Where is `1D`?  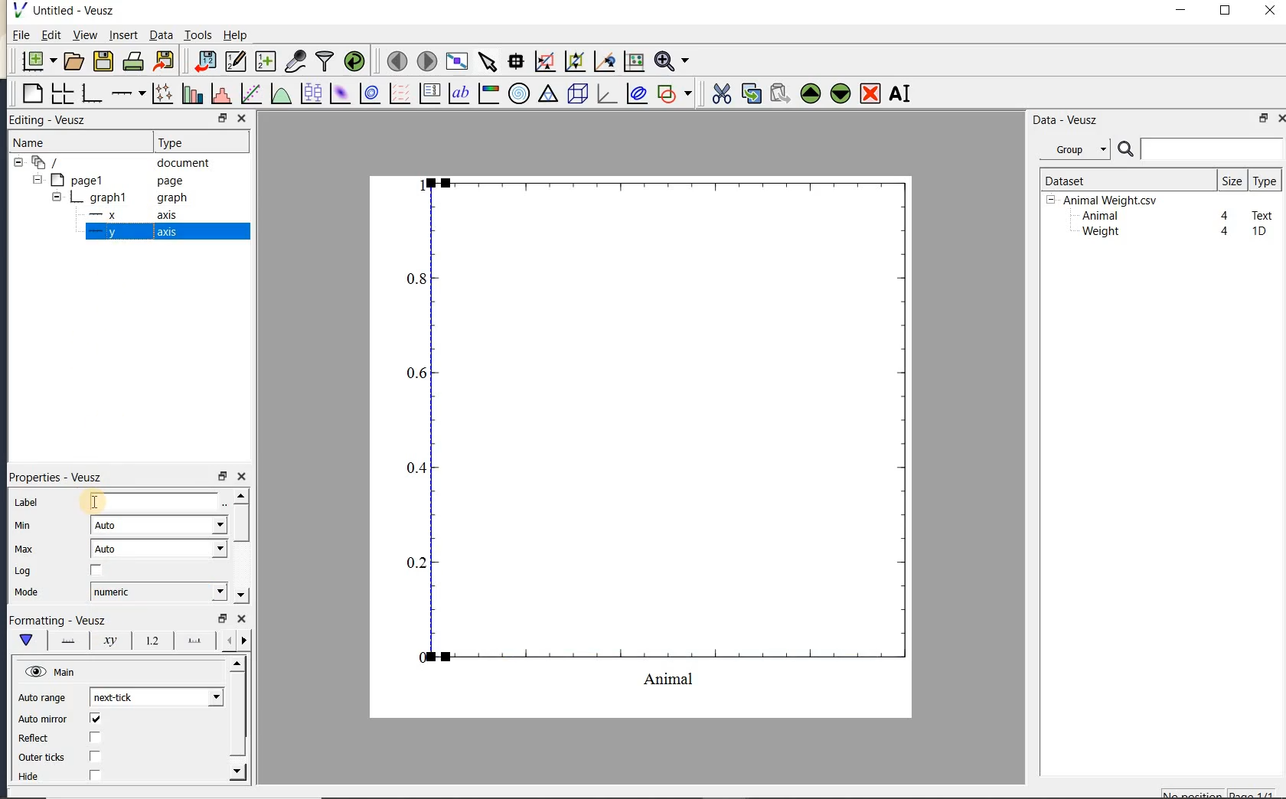
1D is located at coordinates (1258, 231).